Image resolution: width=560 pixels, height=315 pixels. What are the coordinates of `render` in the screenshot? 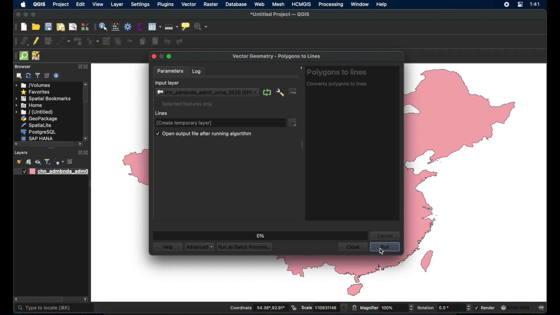 It's located at (485, 308).